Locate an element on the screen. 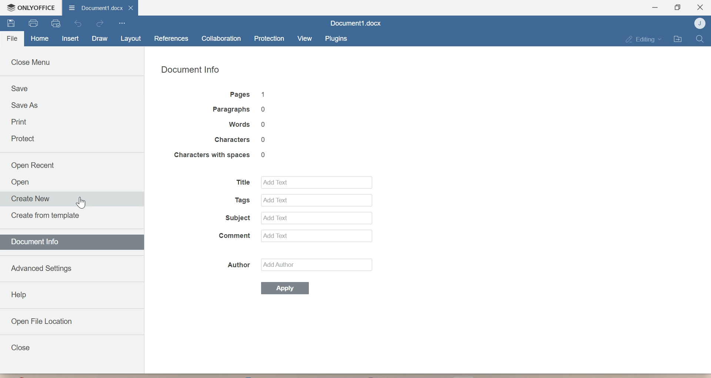  Save as is located at coordinates (24, 106).